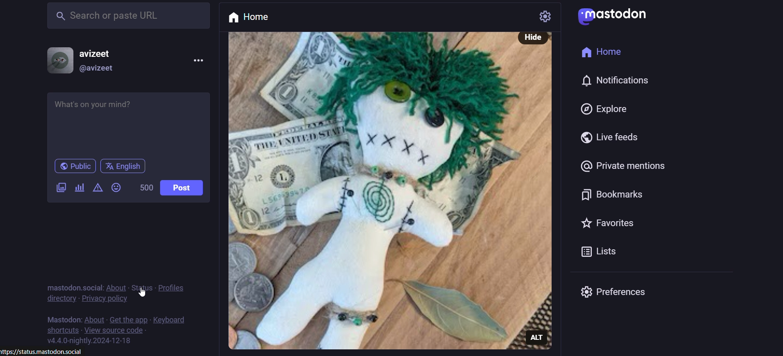 The height and width of the screenshot is (356, 783). Describe the element at coordinates (177, 317) in the screenshot. I see `keyboard` at that location.